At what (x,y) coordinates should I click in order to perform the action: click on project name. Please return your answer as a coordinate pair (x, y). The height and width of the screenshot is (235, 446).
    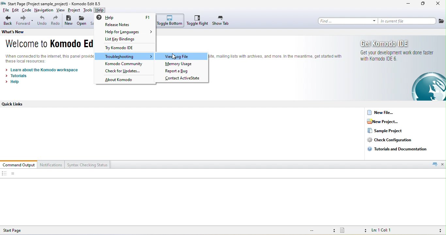
    Looking at the image, I should click on (38, 3).